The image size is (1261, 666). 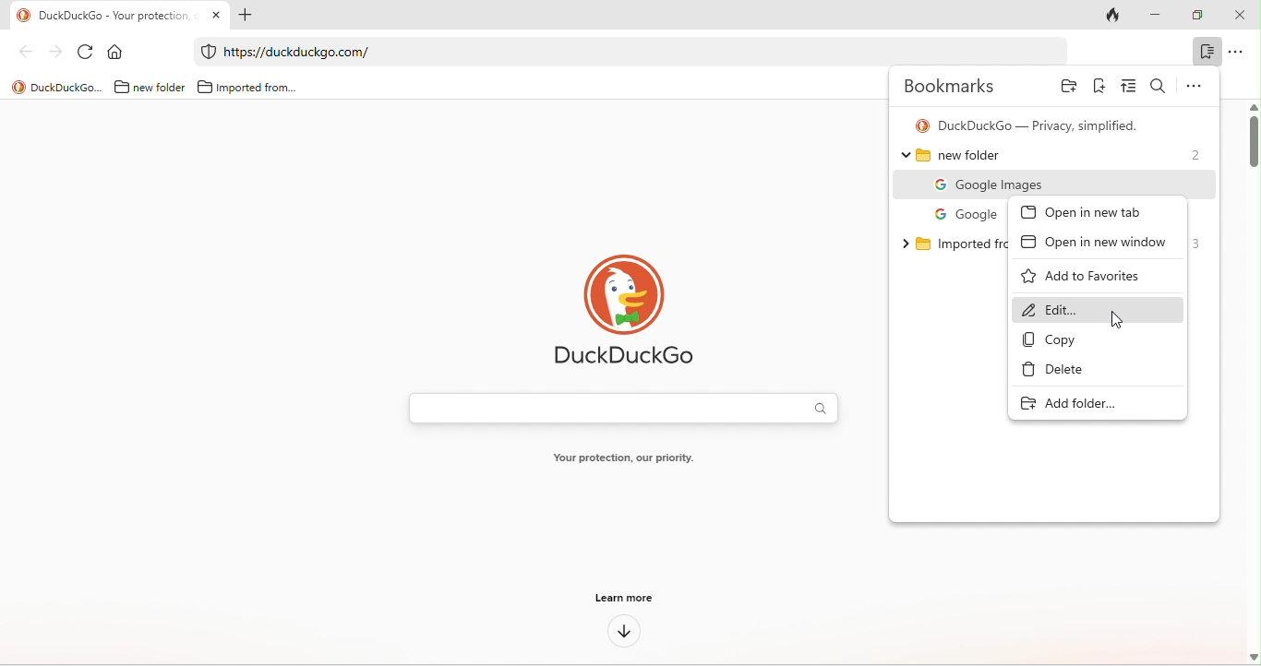 What do you see at coordinates (1062, 339) in the screenshot?
I see `copy` at bounding box center [1062, 339].